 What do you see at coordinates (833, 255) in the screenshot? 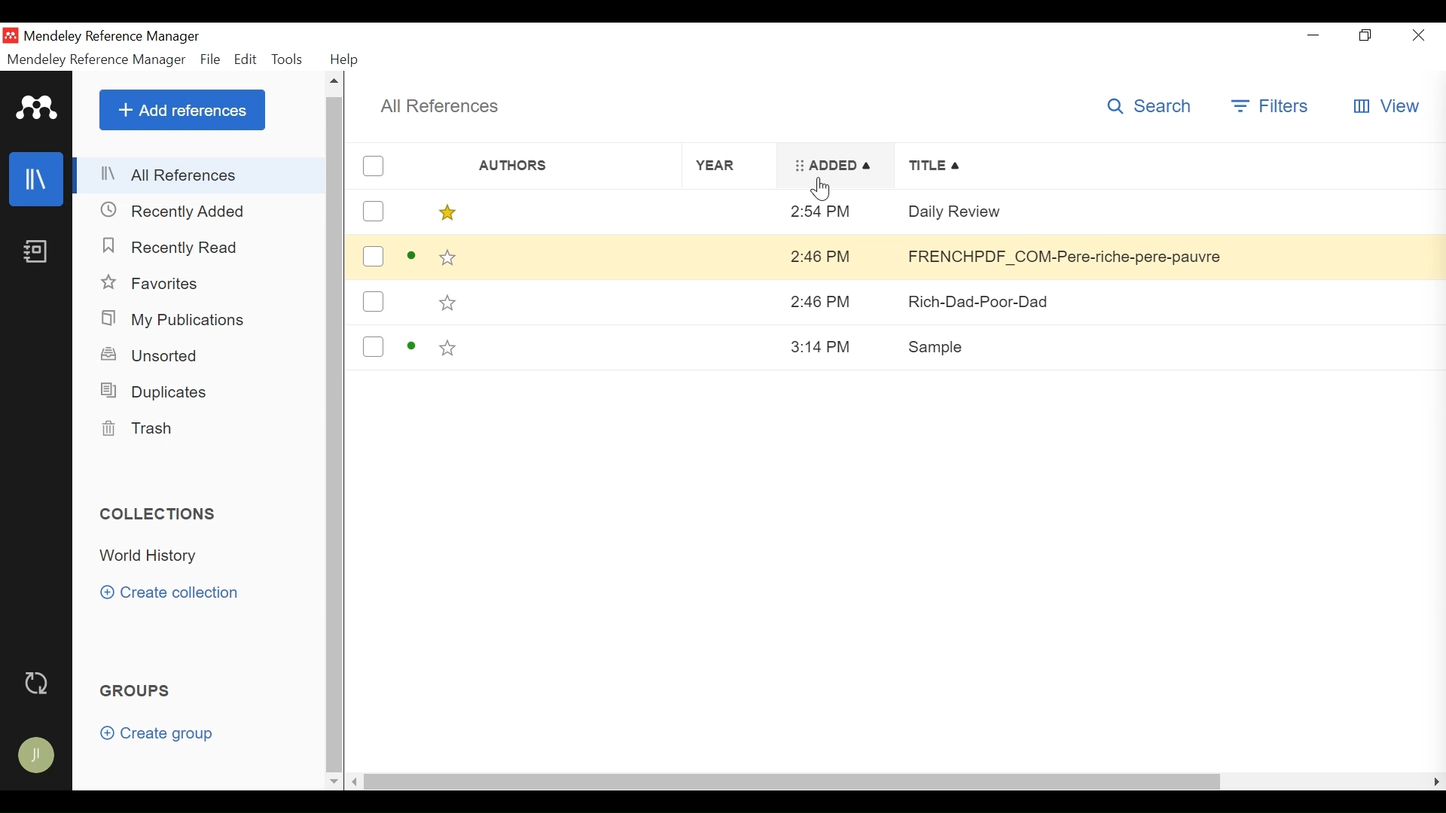
I see `2:46 PM` at bounding box center [833, 255].